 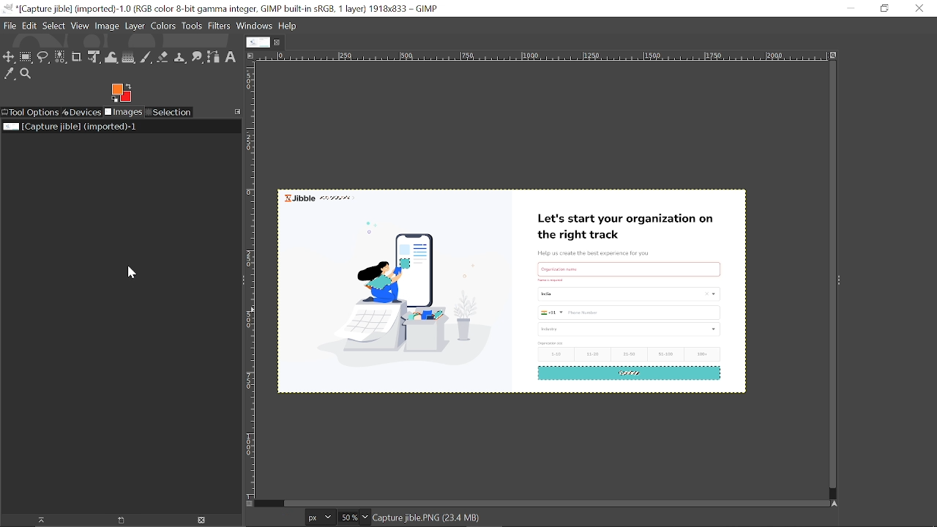 What do you see at coordinates (832, 56) in the screenshot?
I see `Zoom when window size changes` at bounding box center [832, 56].